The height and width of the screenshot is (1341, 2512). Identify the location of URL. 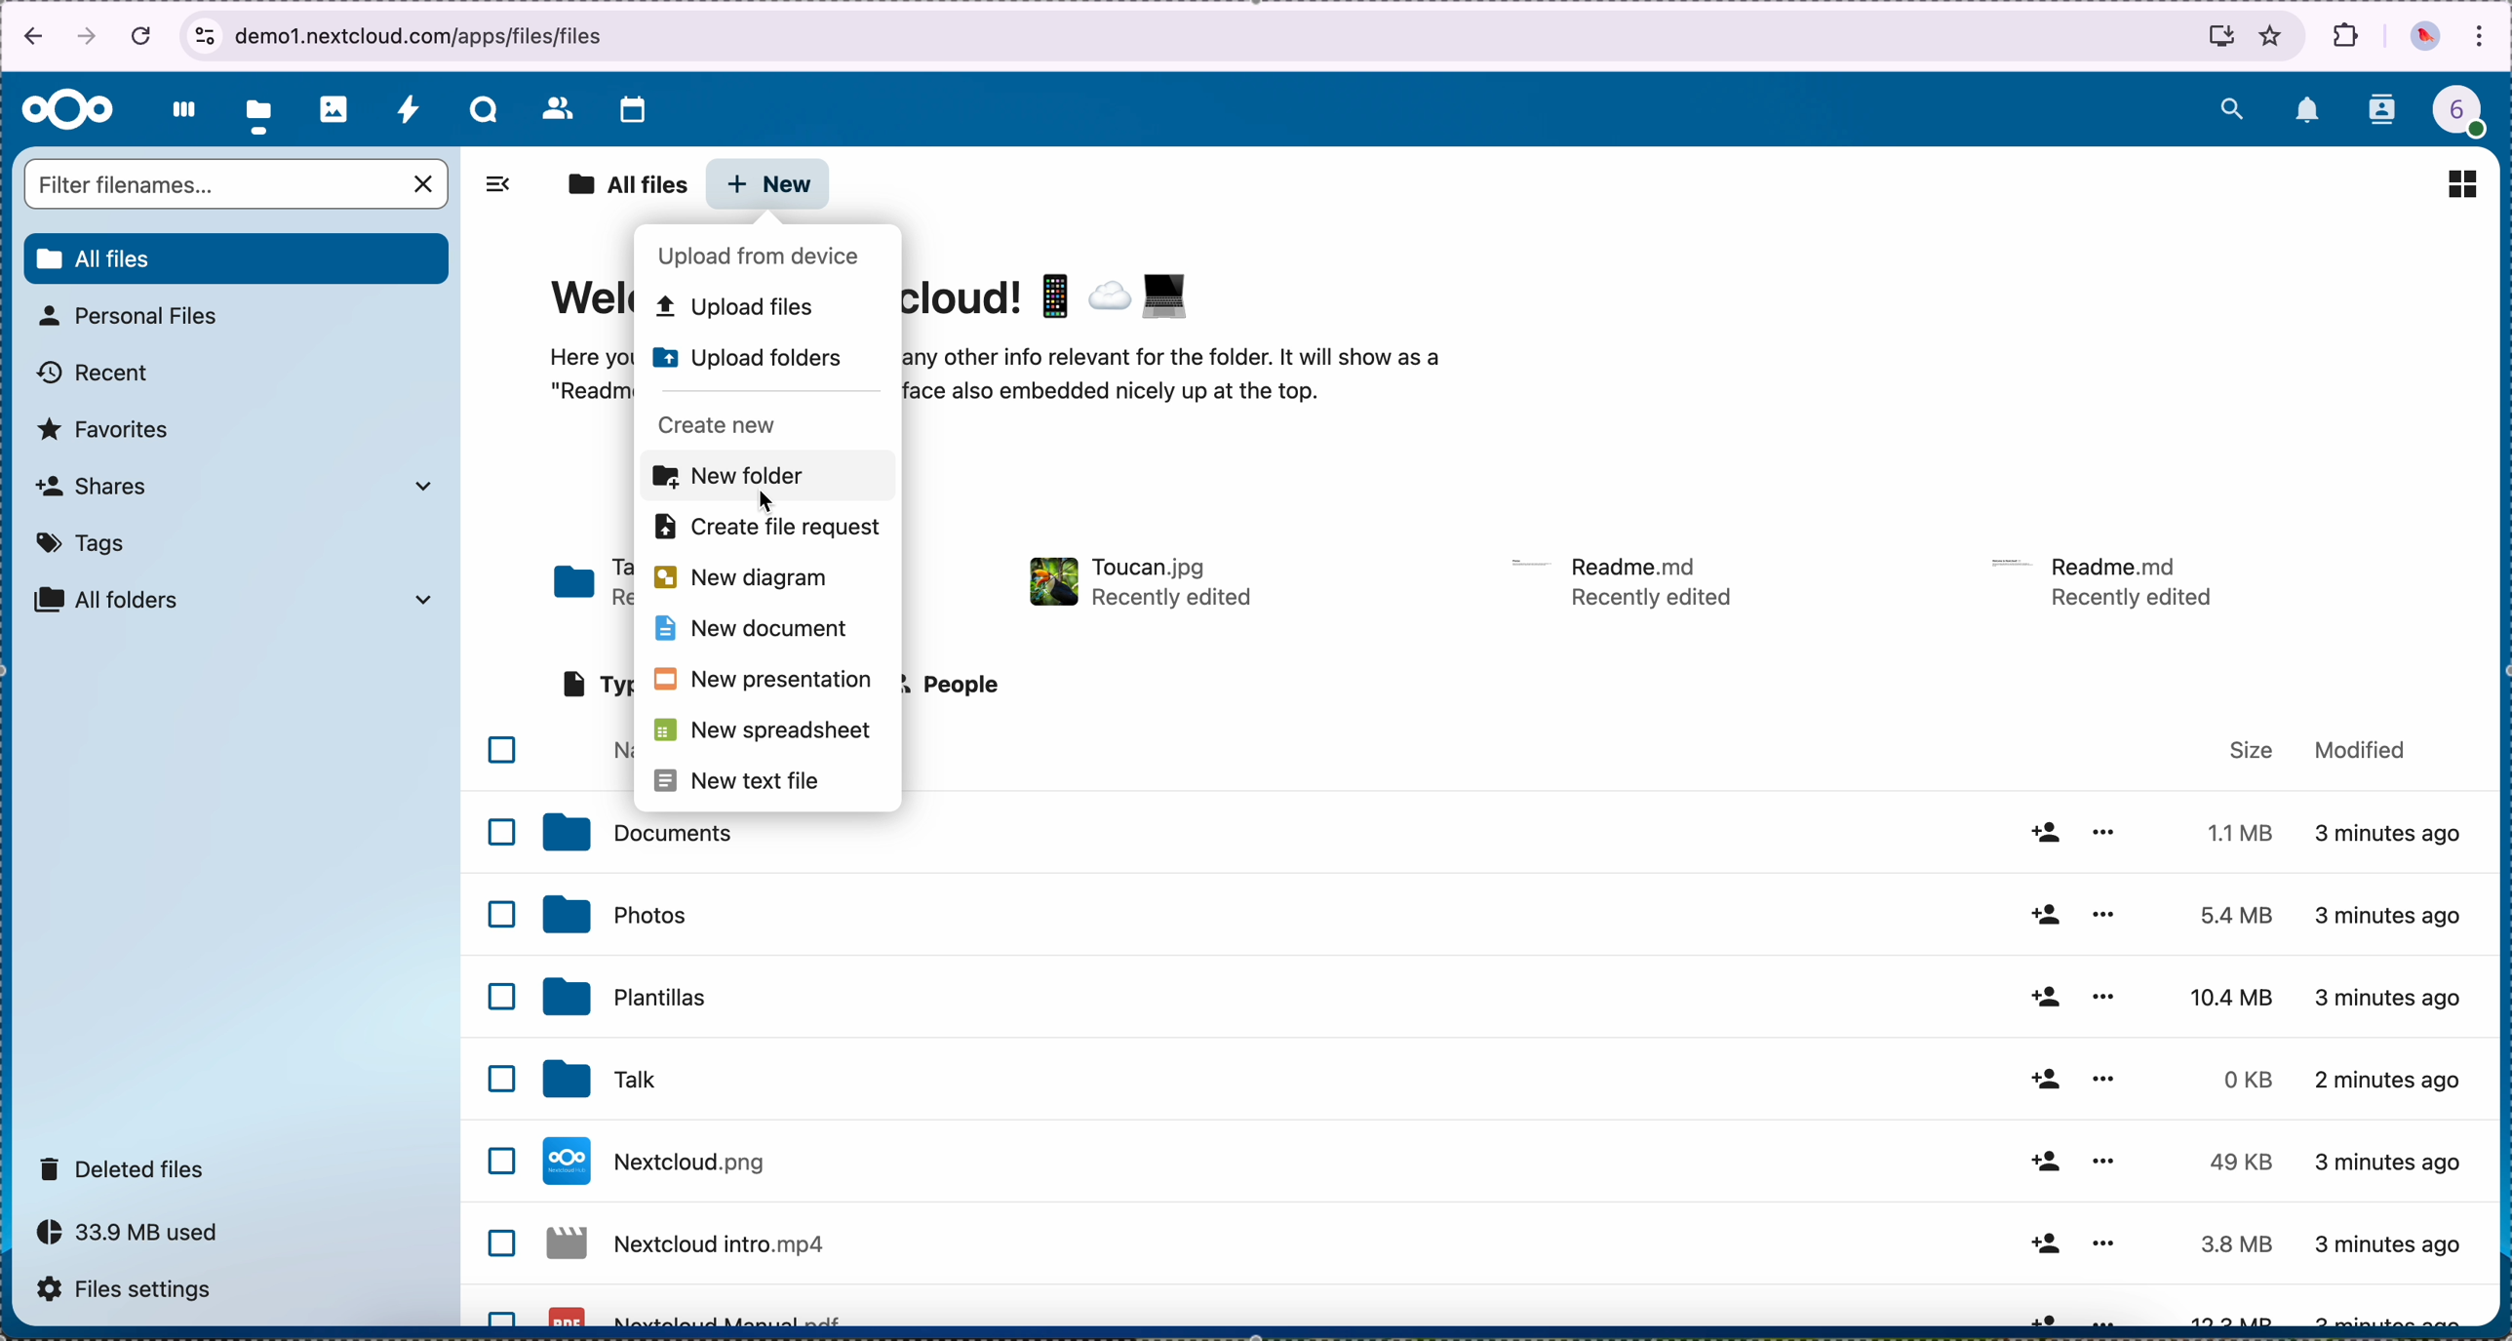
(412, 35).